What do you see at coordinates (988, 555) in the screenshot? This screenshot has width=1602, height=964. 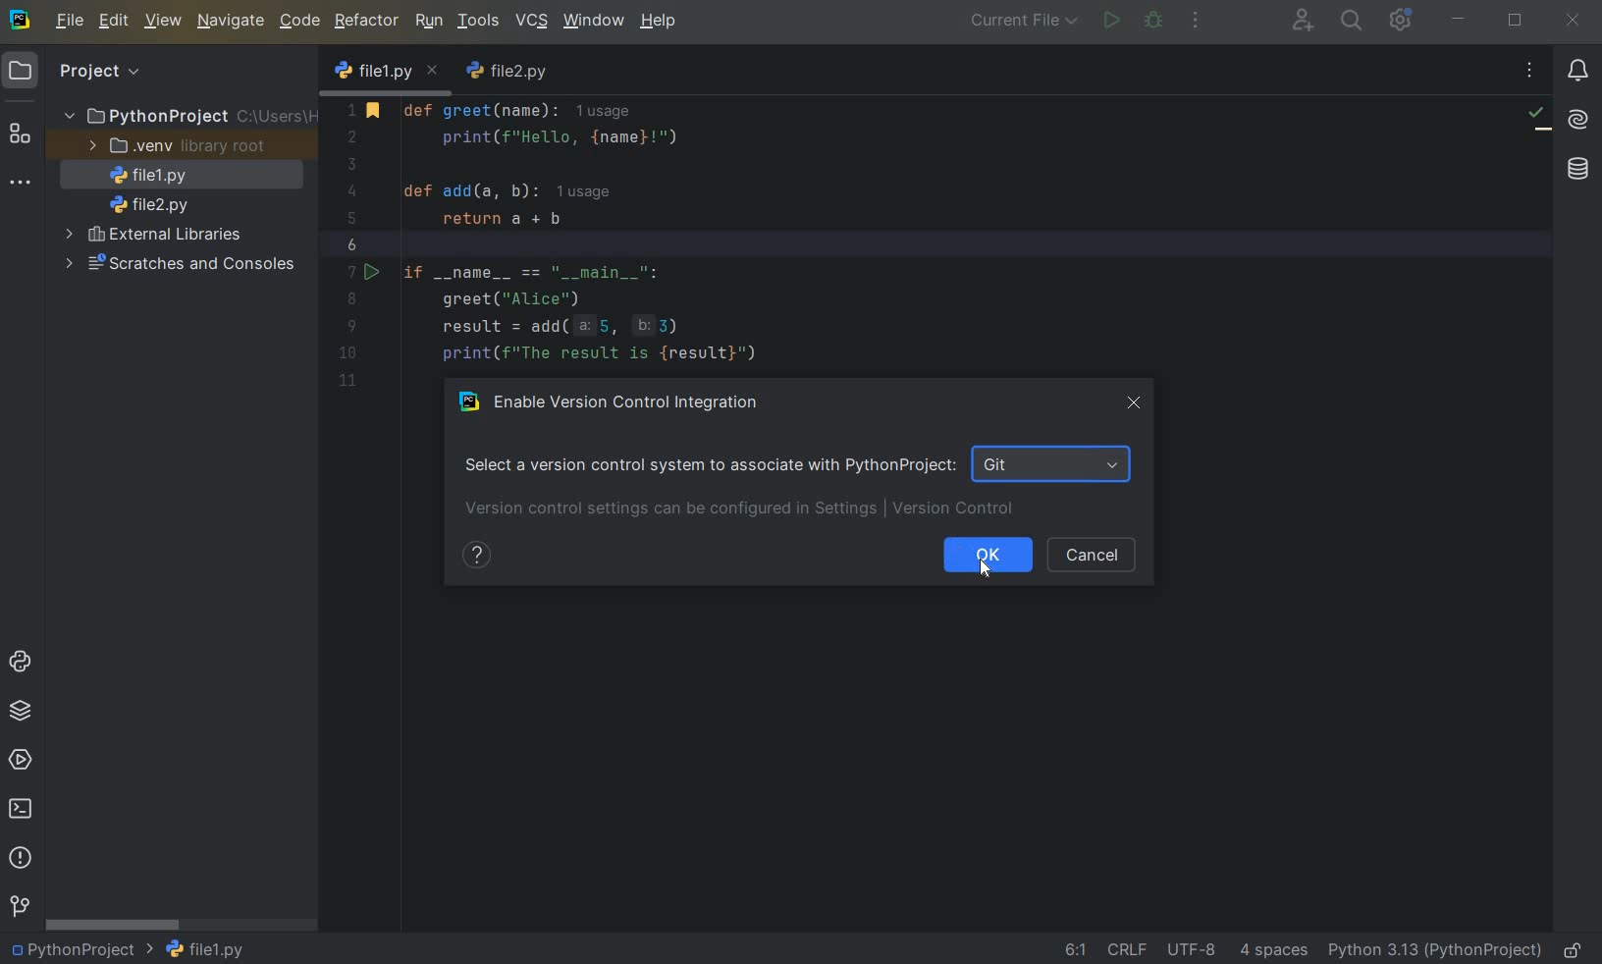 I see `ok` at bounding box center [988, 555].